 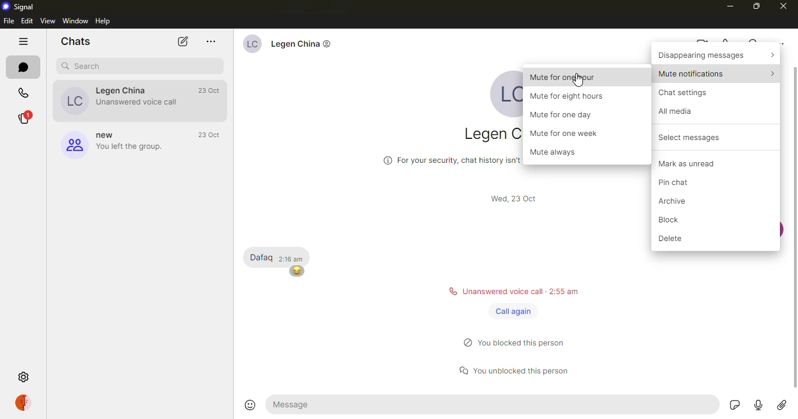 I want to click on pin chat, so click(x=683, y=184).